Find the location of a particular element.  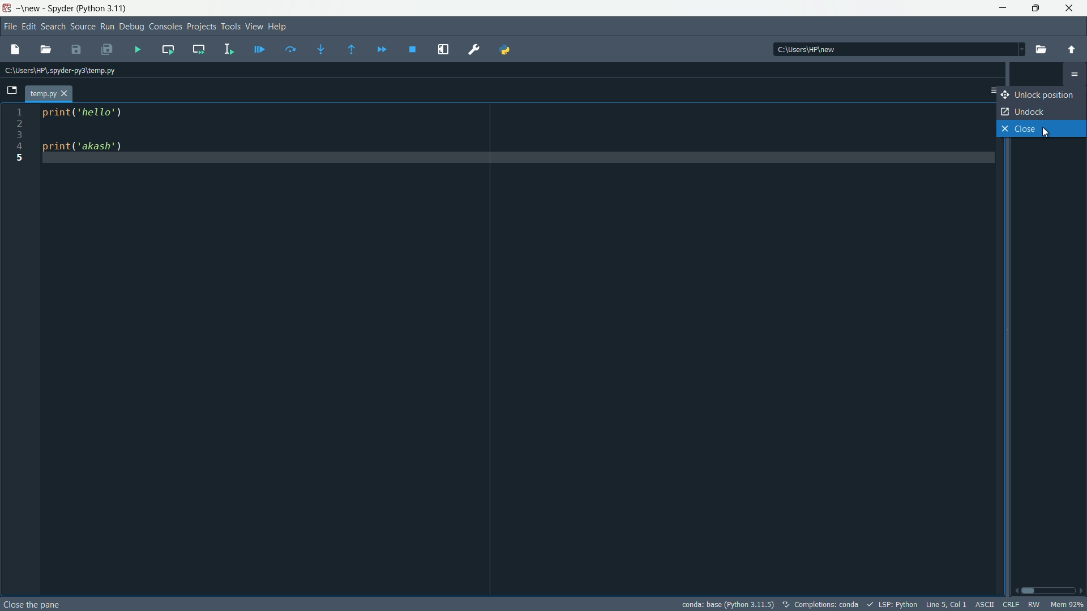

memory usage is located at coordinates (1069, 604).